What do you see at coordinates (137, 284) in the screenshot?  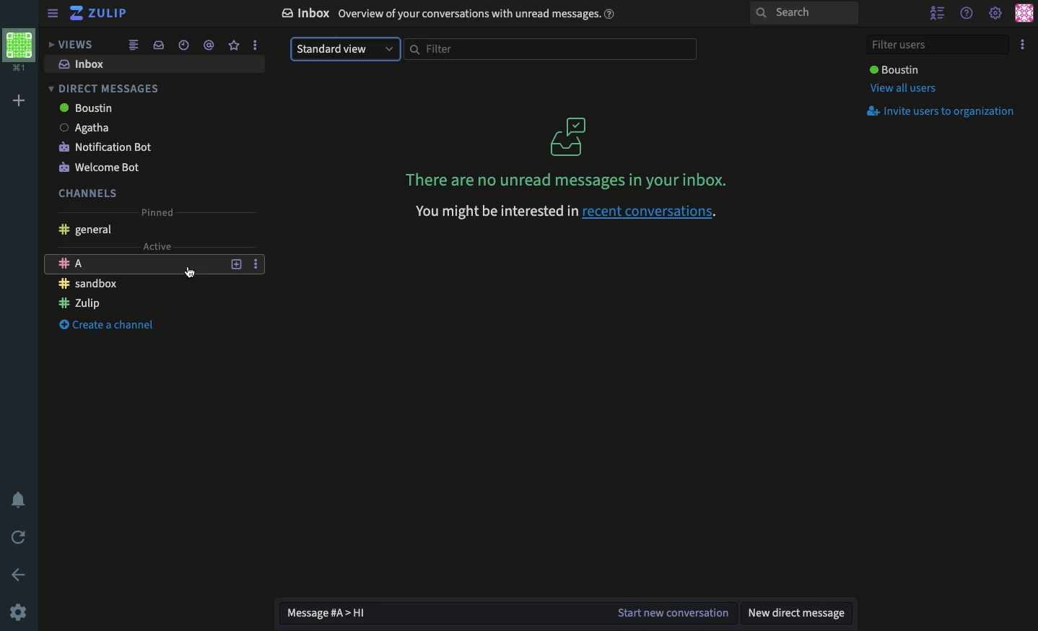 I see `Chanel sandbox` at bounding box center [137, 284].